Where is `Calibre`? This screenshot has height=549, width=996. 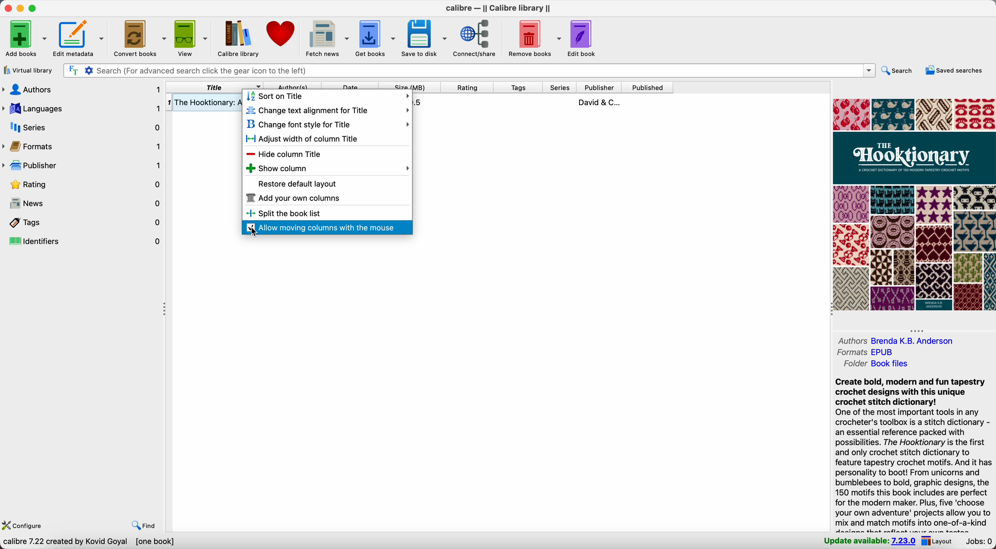
Calibre is located at coordinates (498, 7).